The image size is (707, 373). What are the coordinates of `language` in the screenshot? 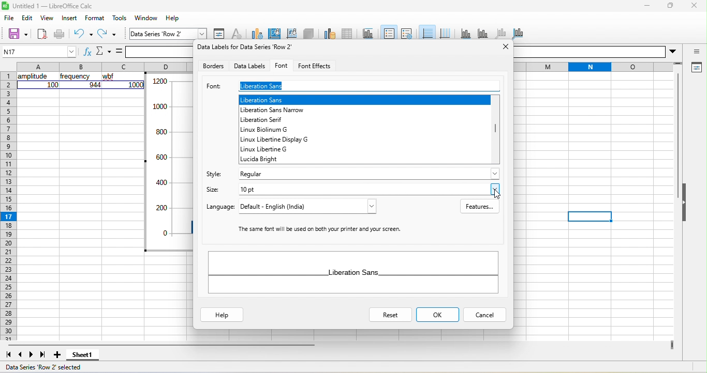 It's located at (220, 208).